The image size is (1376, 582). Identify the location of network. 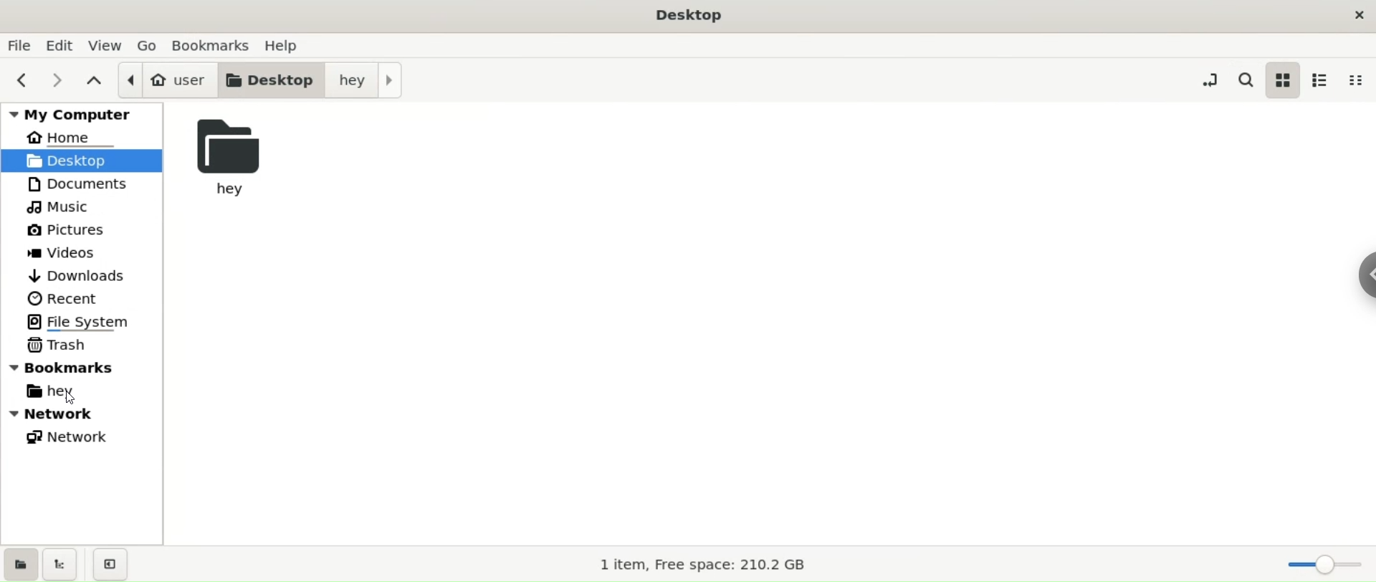
(92, 414).